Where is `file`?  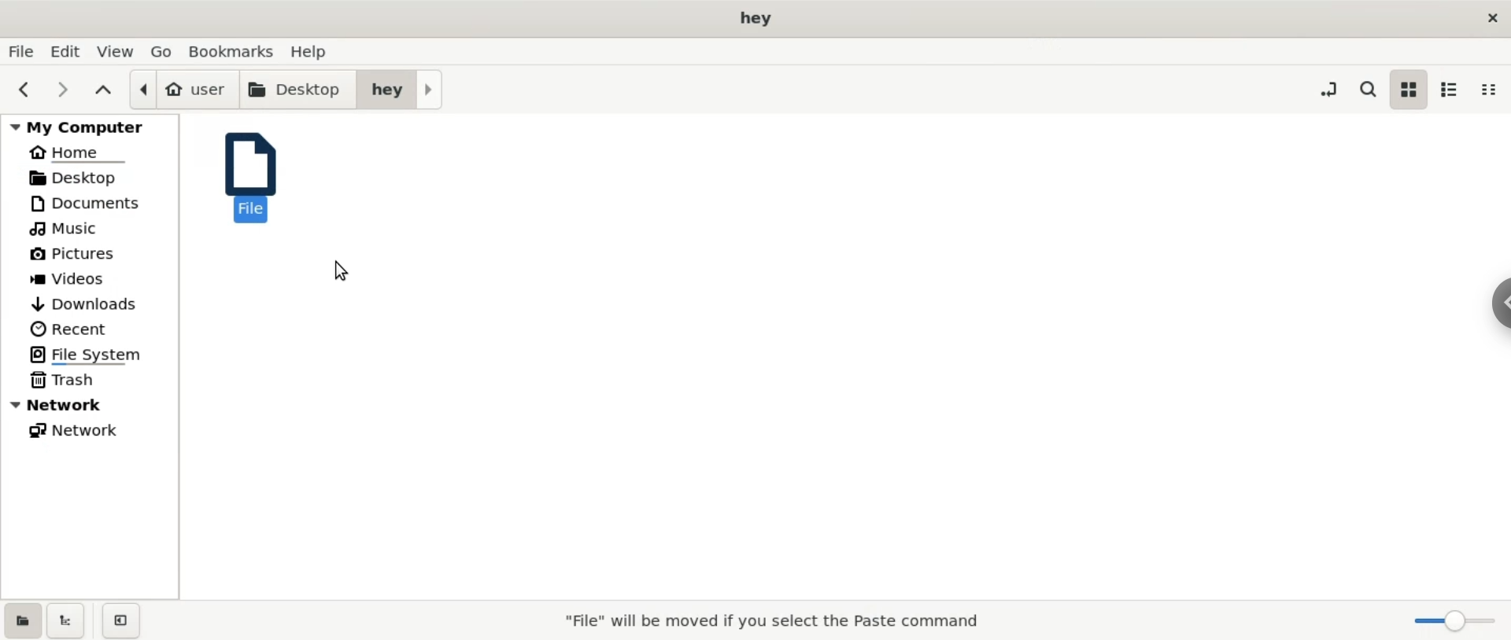
file is located at coordinates (249, 181).